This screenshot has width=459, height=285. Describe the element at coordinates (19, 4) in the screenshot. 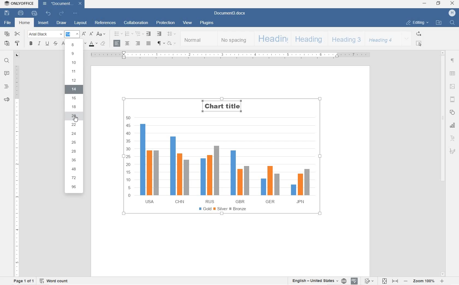

I see `ONLYOFFICE` at that location.